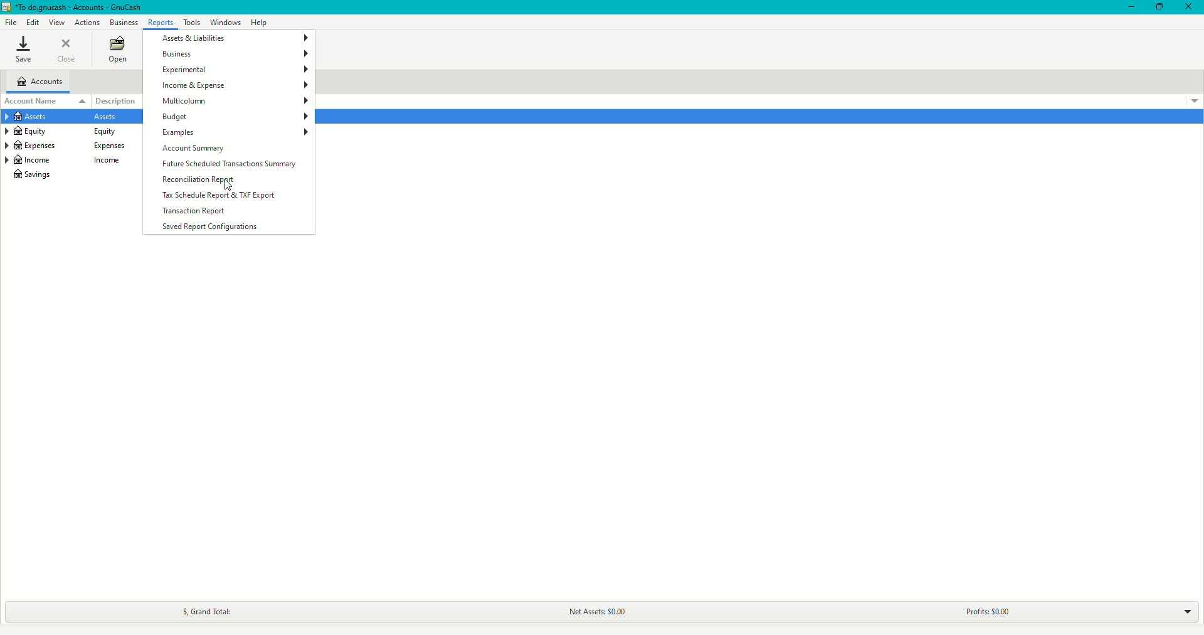 Image resolution: width=1204 pixels, height=635 pixels. I want to click on Account Summary, so click(198, 149).